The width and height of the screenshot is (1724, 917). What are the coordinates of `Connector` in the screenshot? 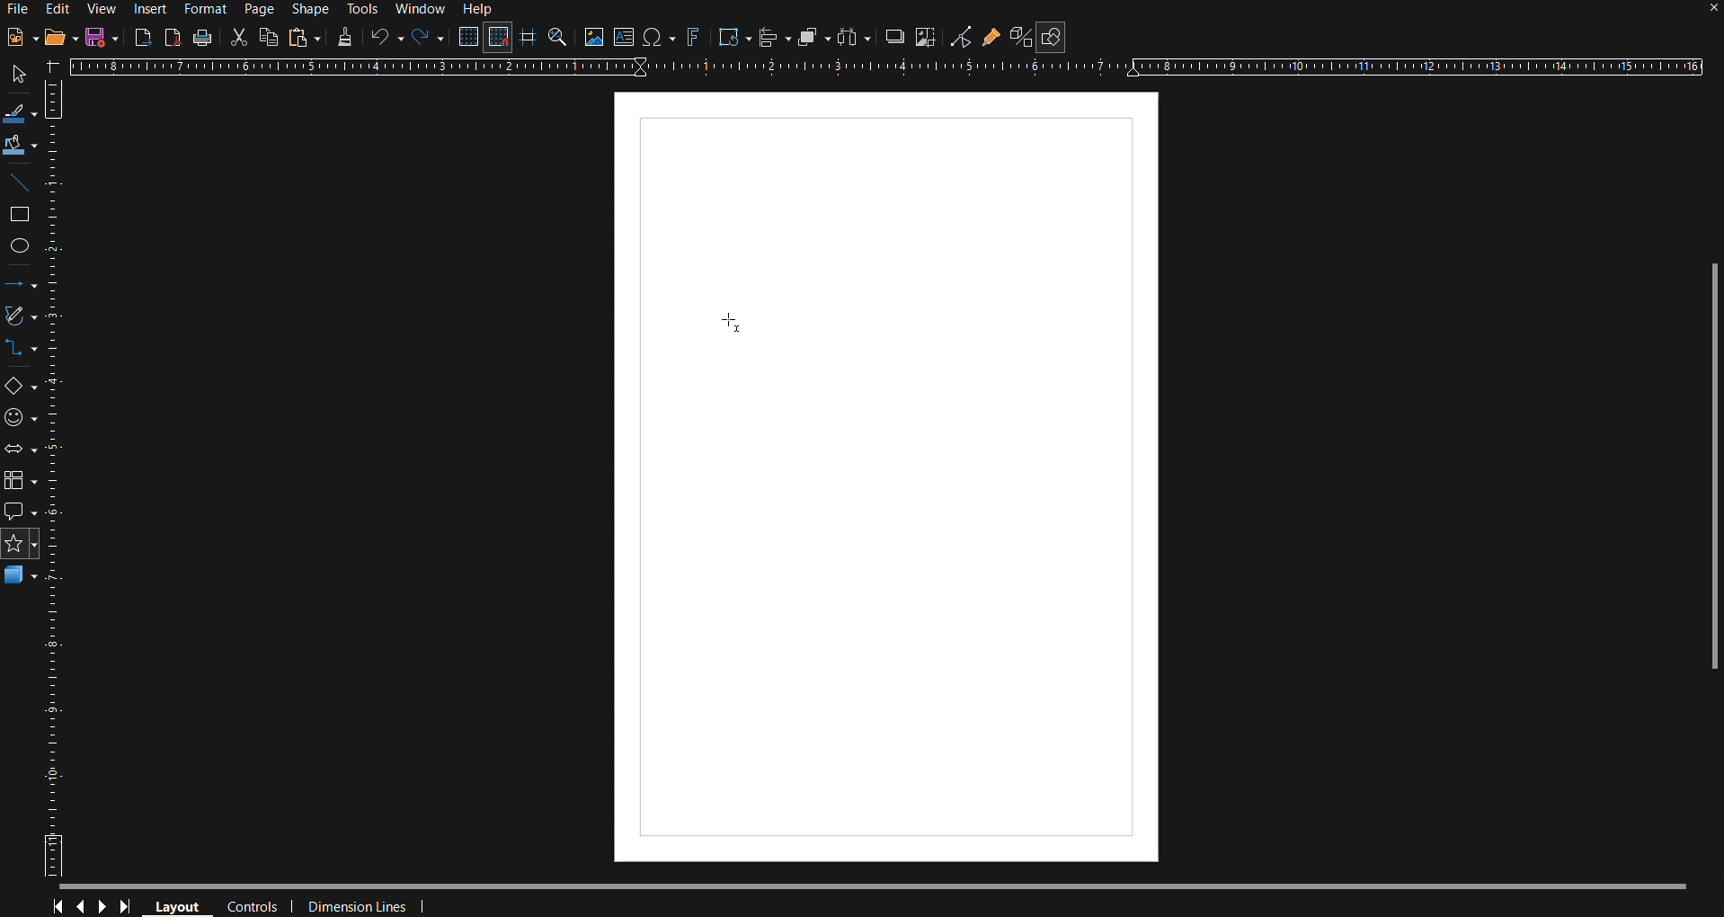 It's located at (22, 355).